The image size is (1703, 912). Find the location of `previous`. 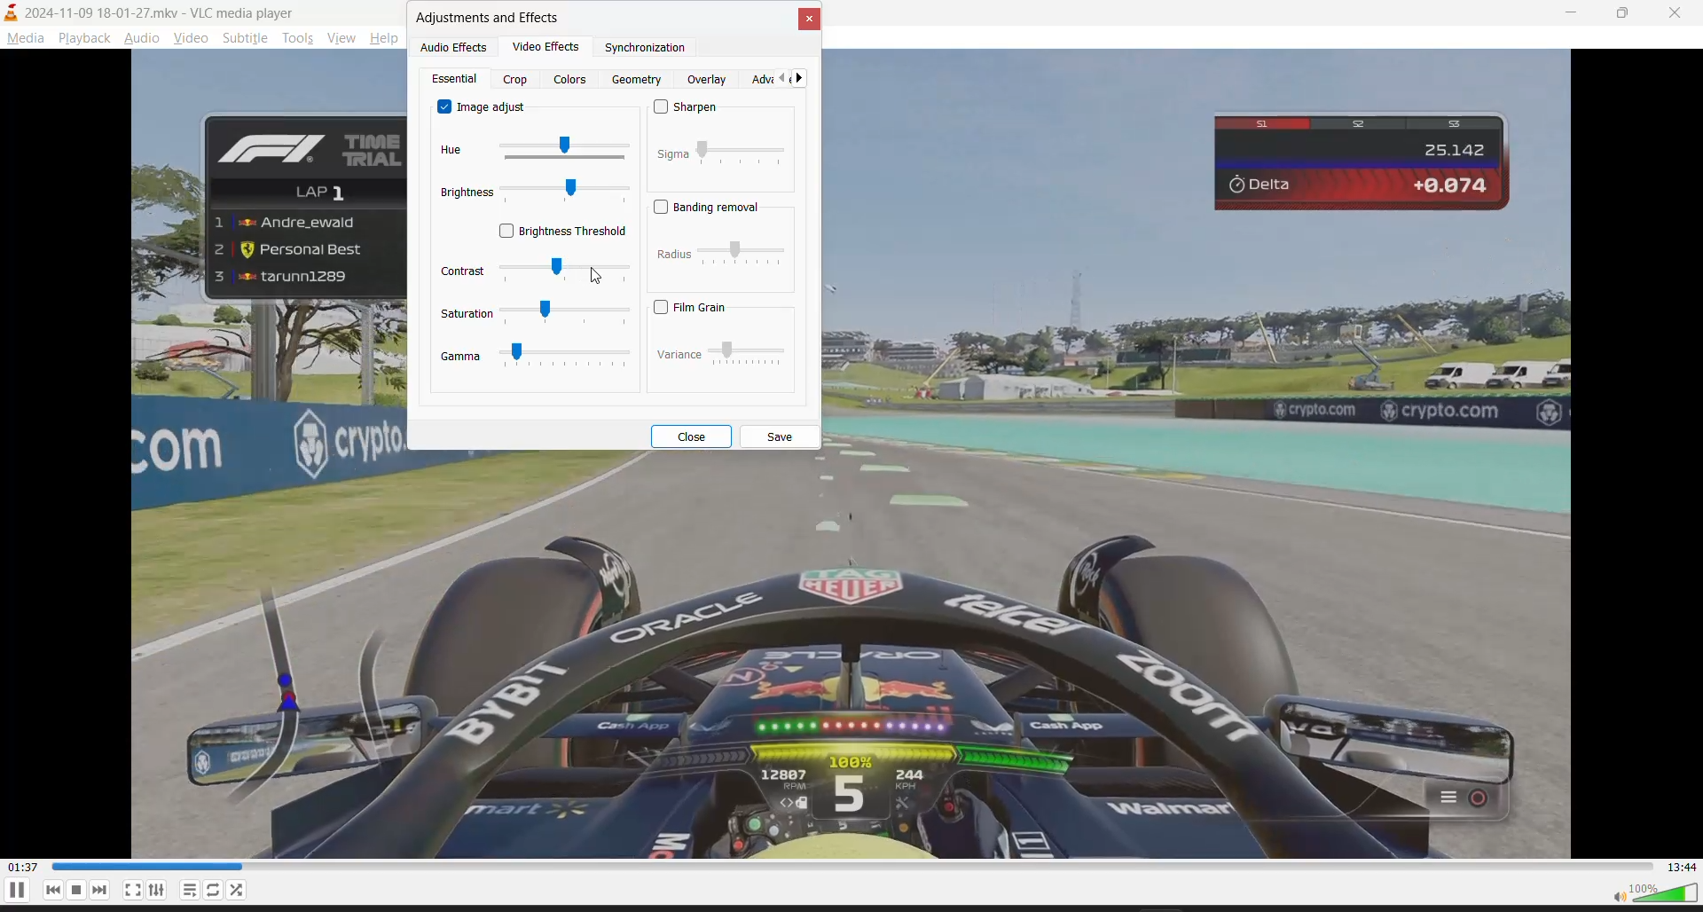

previous is located at coordinates (781, 78).